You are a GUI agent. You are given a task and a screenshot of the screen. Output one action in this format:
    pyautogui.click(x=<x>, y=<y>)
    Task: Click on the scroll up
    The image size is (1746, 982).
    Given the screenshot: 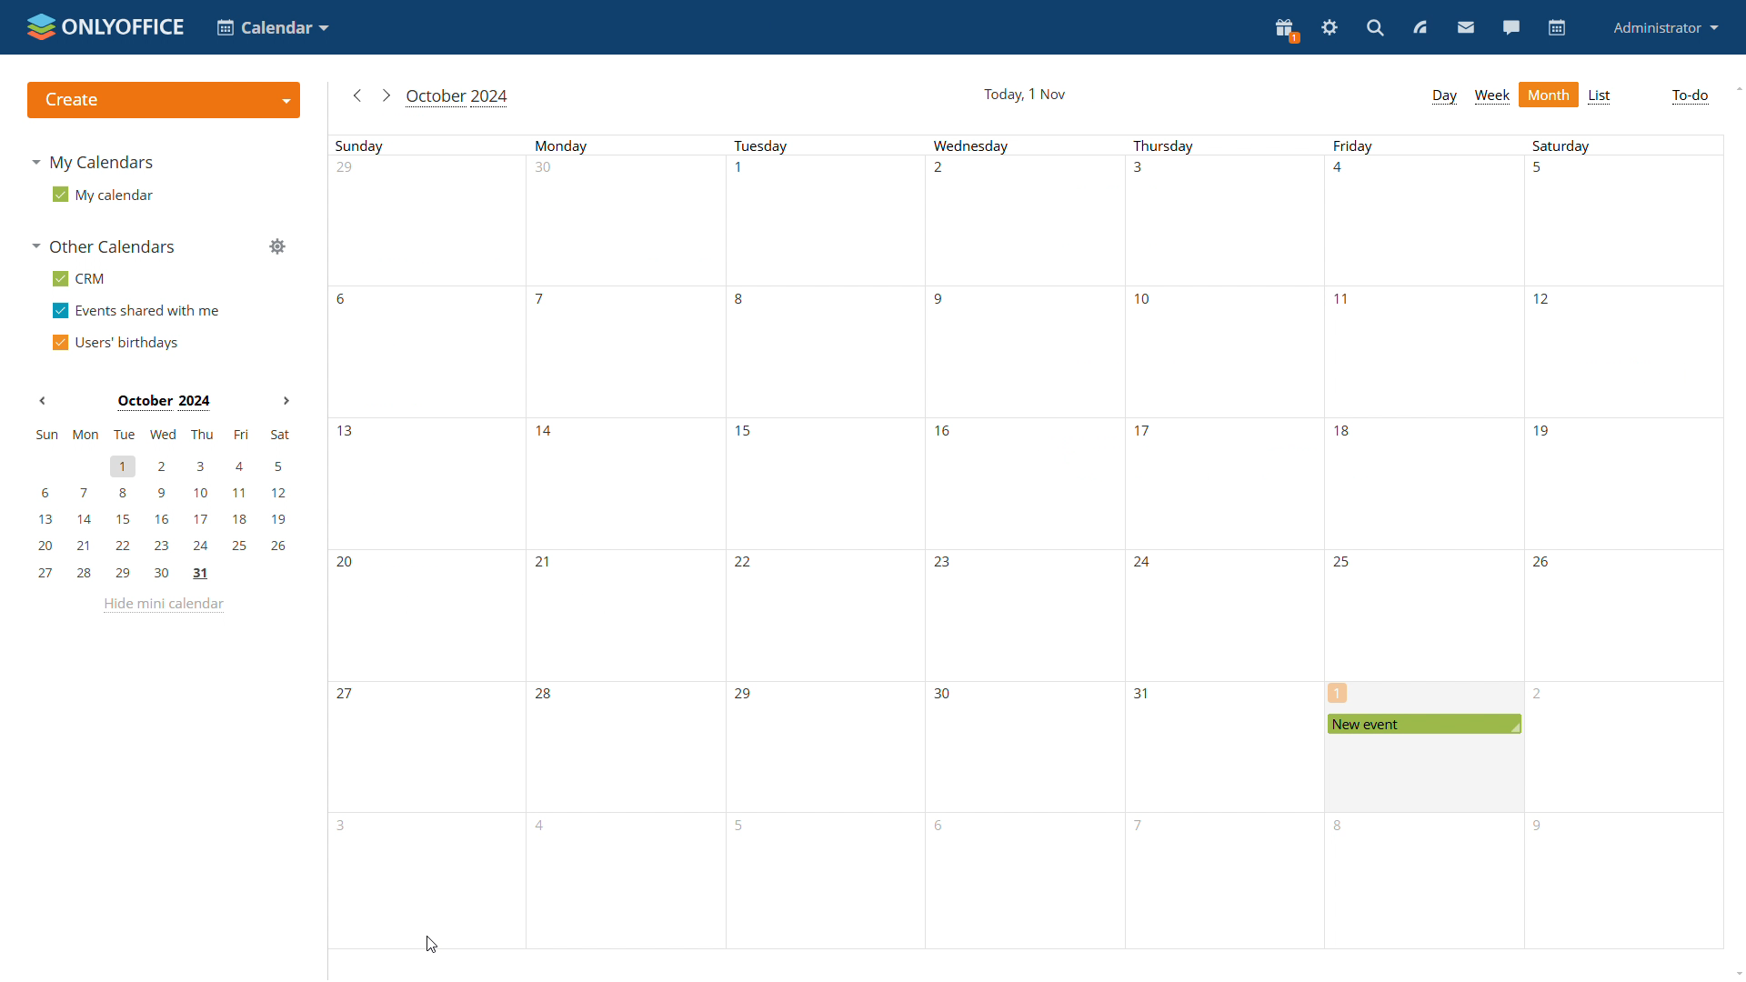 What is the action you would take?
    pyautogui.click(x=1738, y=90)
    